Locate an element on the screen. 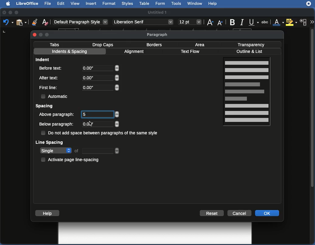 This screenshot has height=245, width=315. Paragraph is located at coordinates (158, 35).